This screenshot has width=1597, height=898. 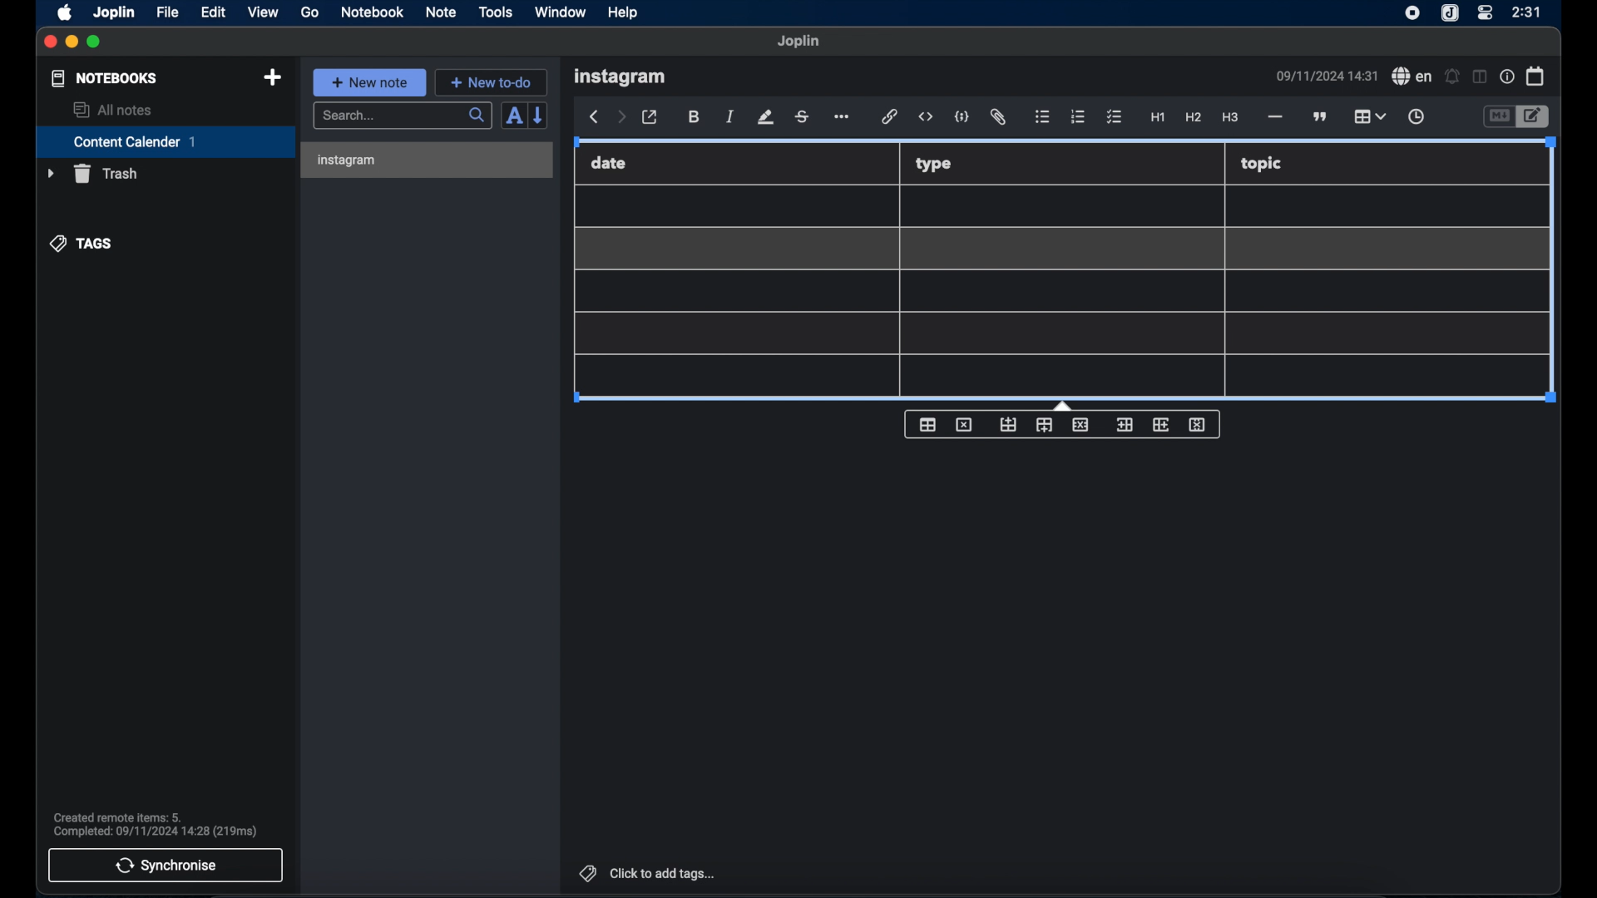 I want to click on date, so click(x=610, y=163).